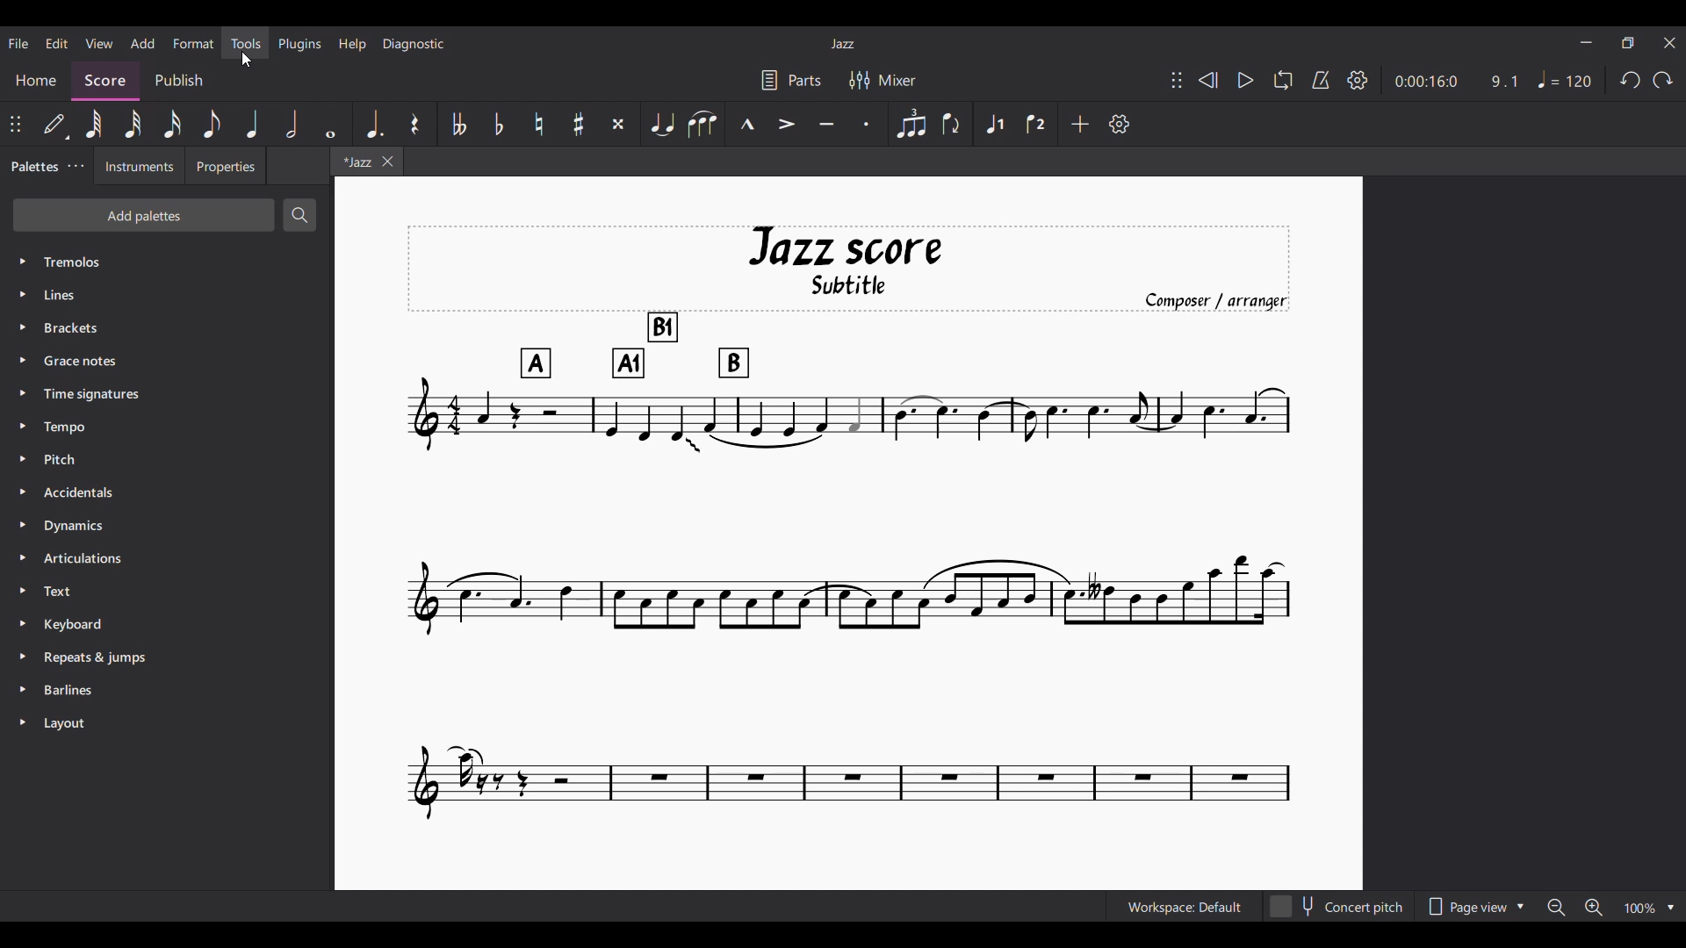 The width and height of the screenshot is (1686, 948). I want to click on File menu, so click(18, 43).